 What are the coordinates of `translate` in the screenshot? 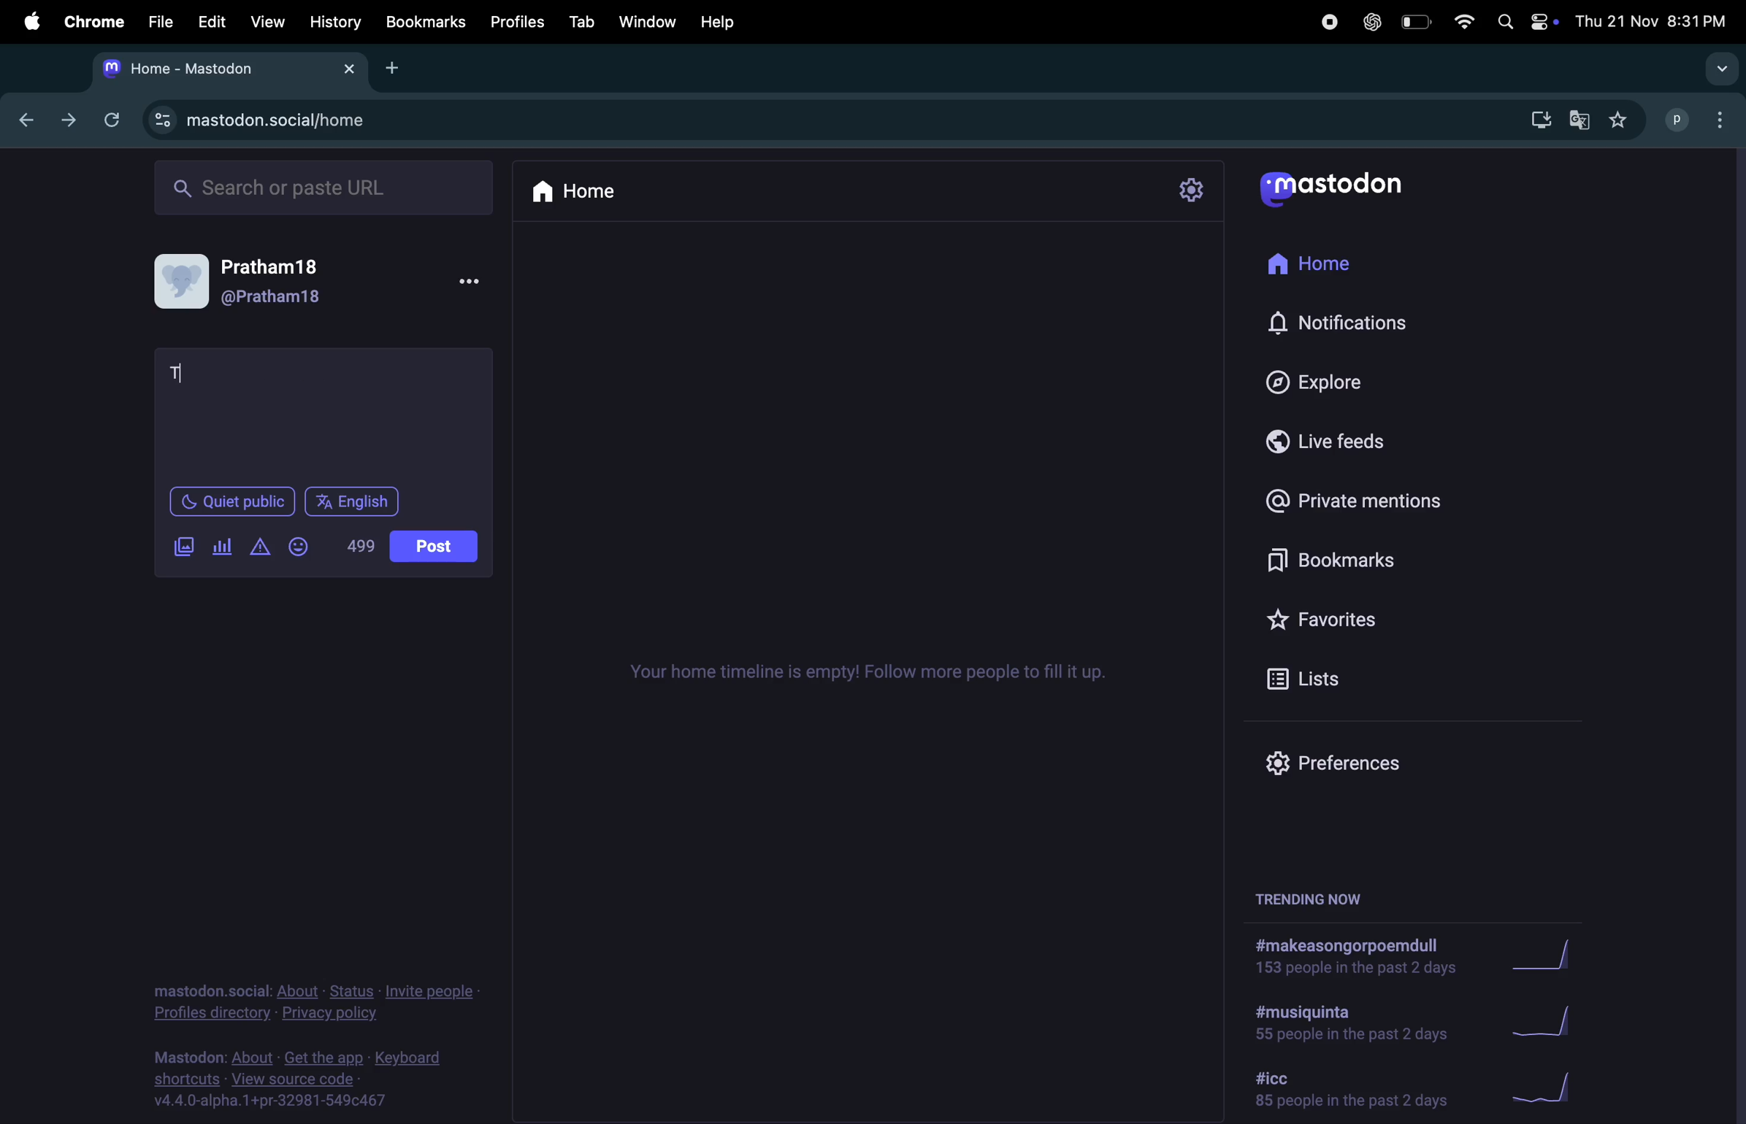 It's located at (1580, 120).